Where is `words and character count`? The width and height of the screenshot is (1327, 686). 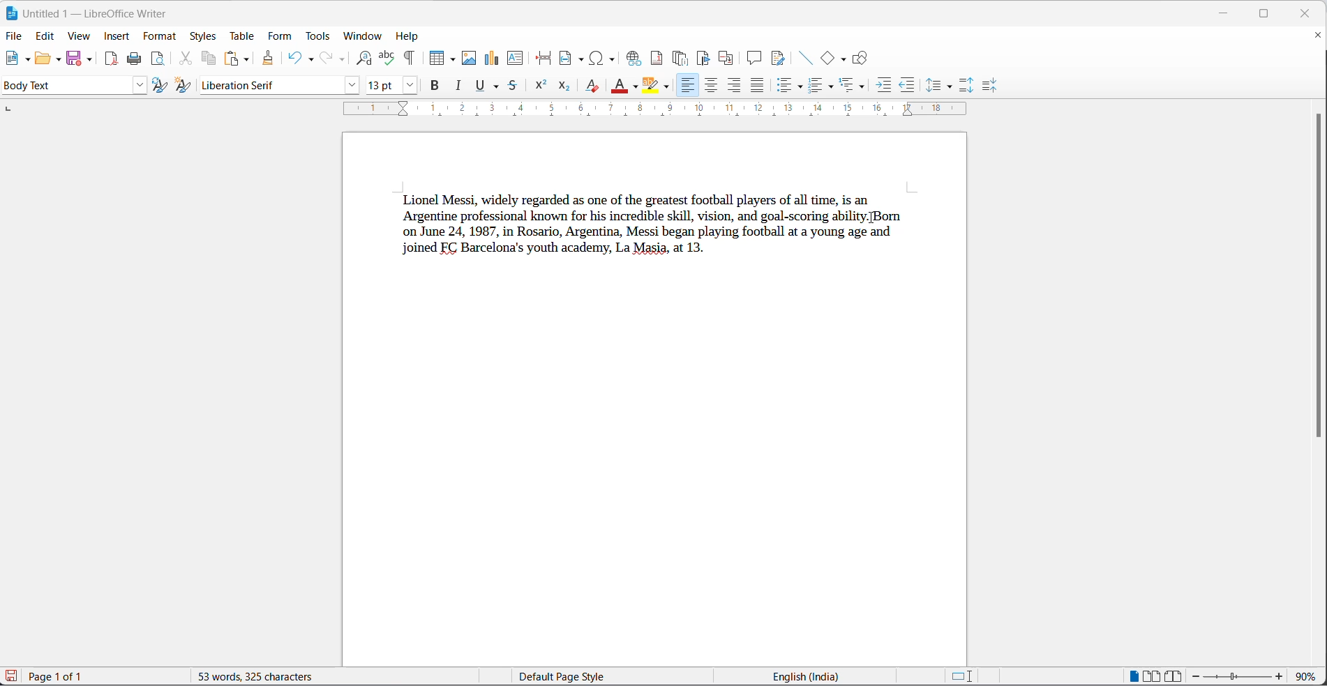 words and character count is located at coordinates (262, 677).